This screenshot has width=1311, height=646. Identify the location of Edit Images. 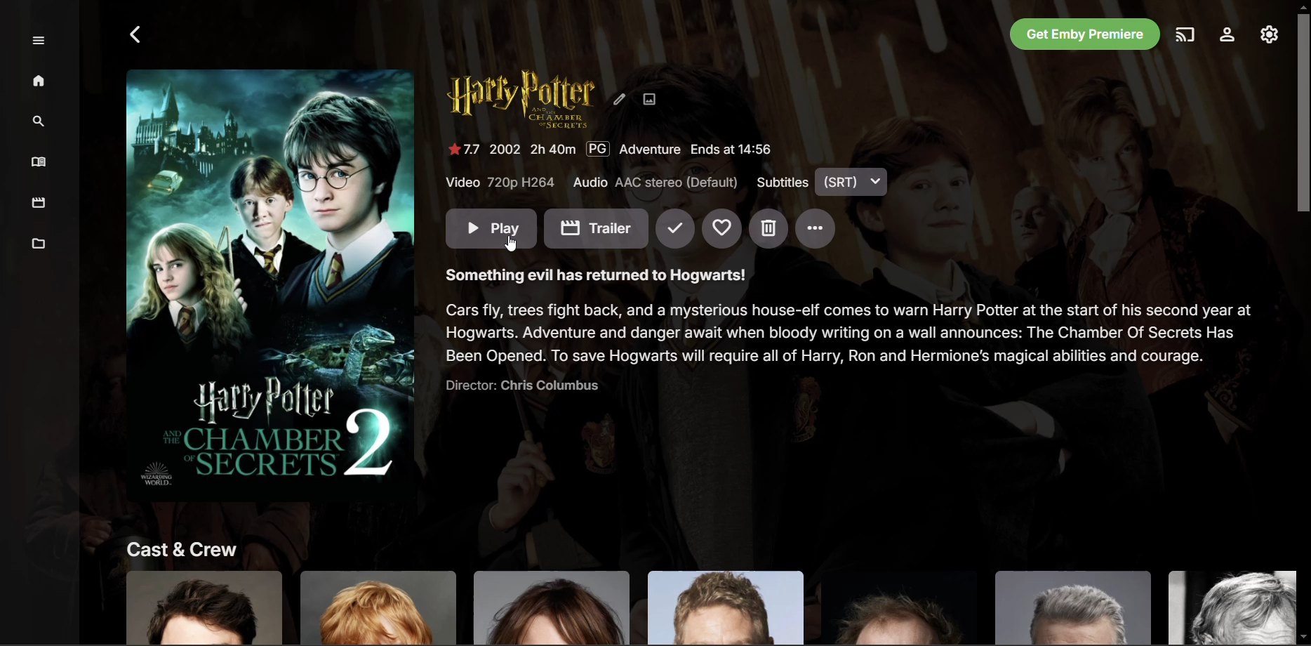
(652, 100).